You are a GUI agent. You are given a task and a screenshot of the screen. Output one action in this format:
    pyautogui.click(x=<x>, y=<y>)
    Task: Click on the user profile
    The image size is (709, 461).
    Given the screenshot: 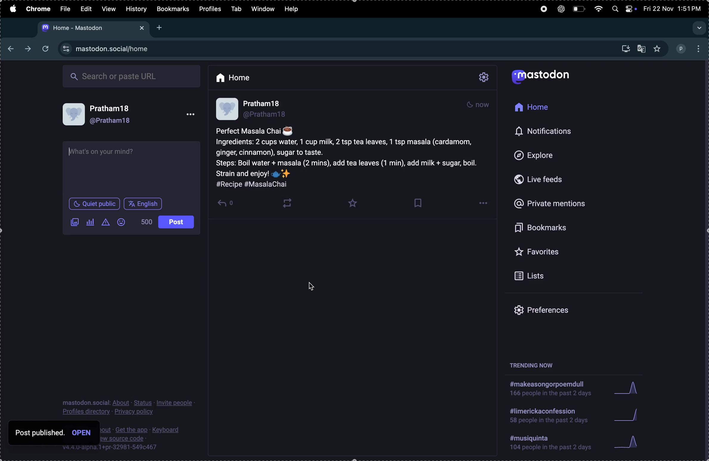 What is the action you would take?
    pyautogui.click(x=130, y=114)
    